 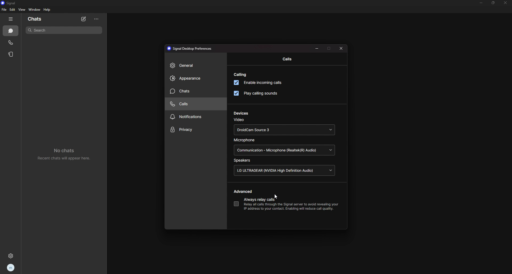 What do you see at coordinates (195, 79) in the screenshot?
I see `appearance` at bounding box center [195, 79].